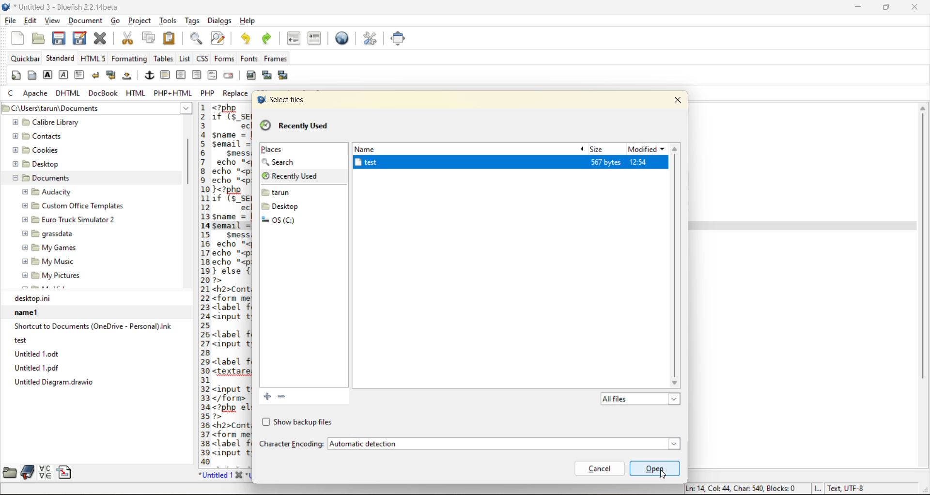  What do you see at coordinates (344, 37) in the screenshot?
I see `preview in browser` at bounding box center [344, 37].